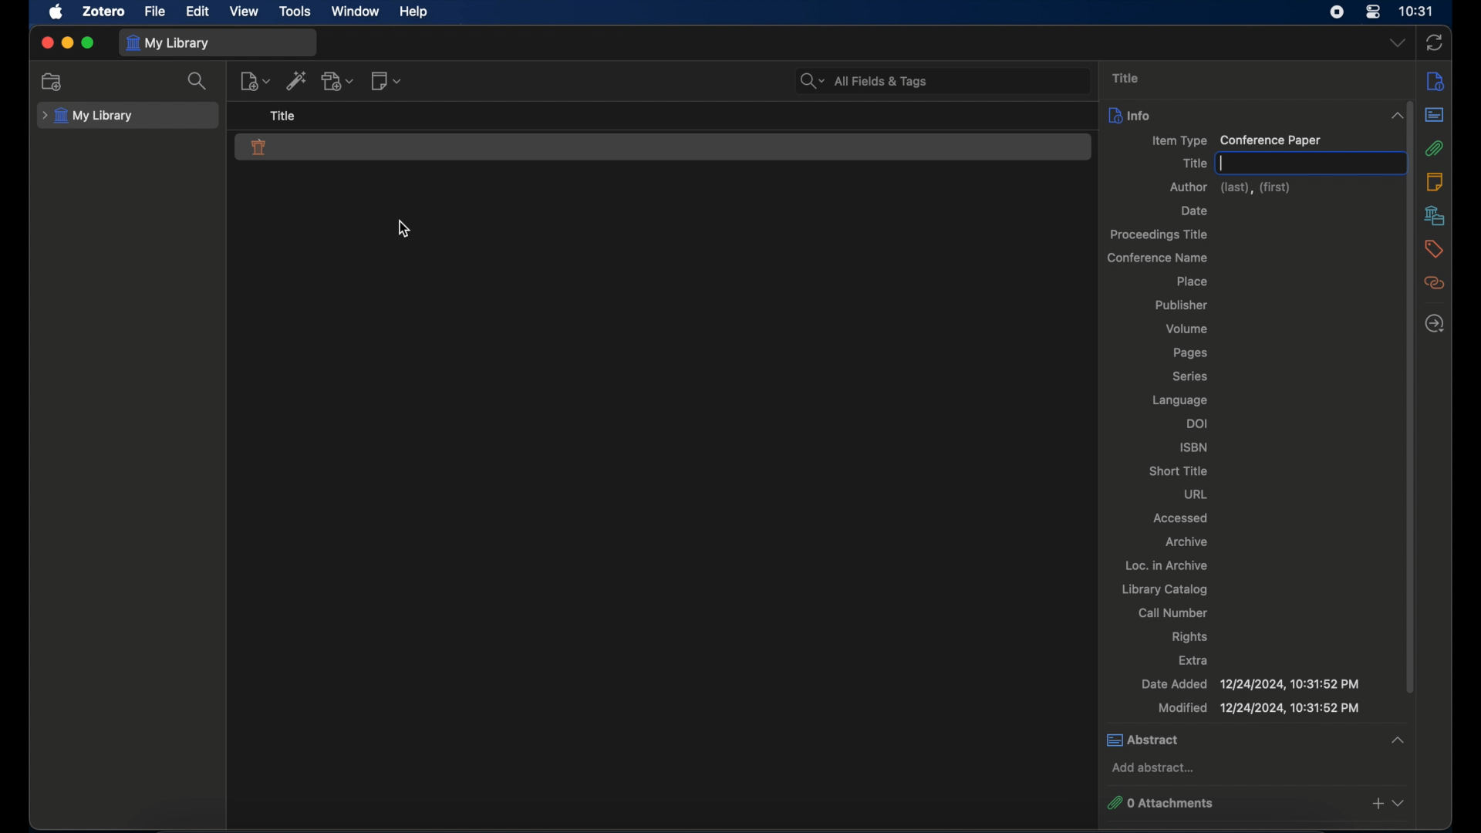 The height and width of the screenshot is (833, 1481). I want to click on tags, so click(1433, 249).